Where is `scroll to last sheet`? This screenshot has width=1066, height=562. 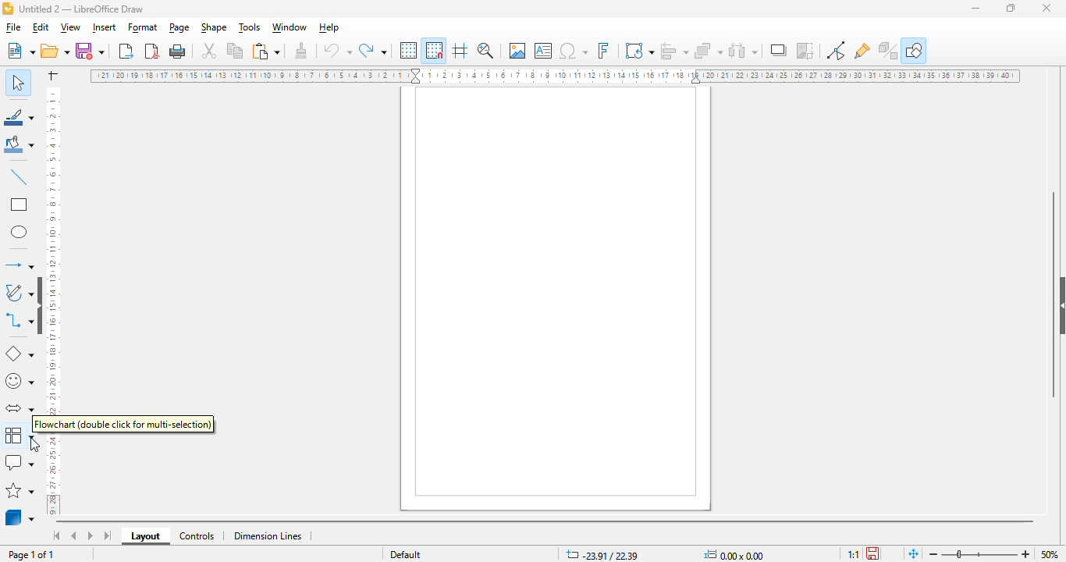 scroll to last sheet is located at coordinates (108, 535).